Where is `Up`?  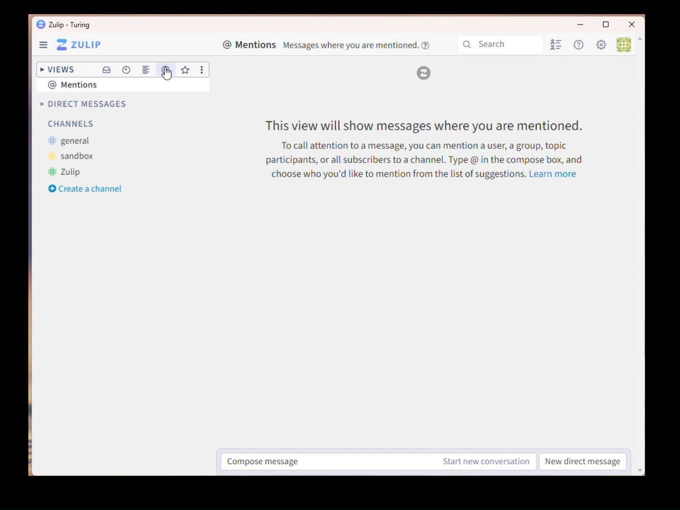
Up is located at coordinates (641, 42).